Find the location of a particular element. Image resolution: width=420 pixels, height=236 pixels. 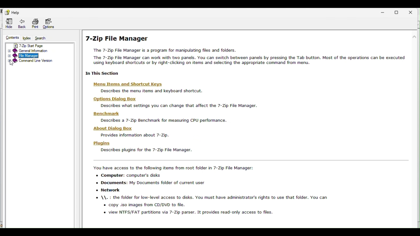

Command line version is located at coordinates (36, 63).